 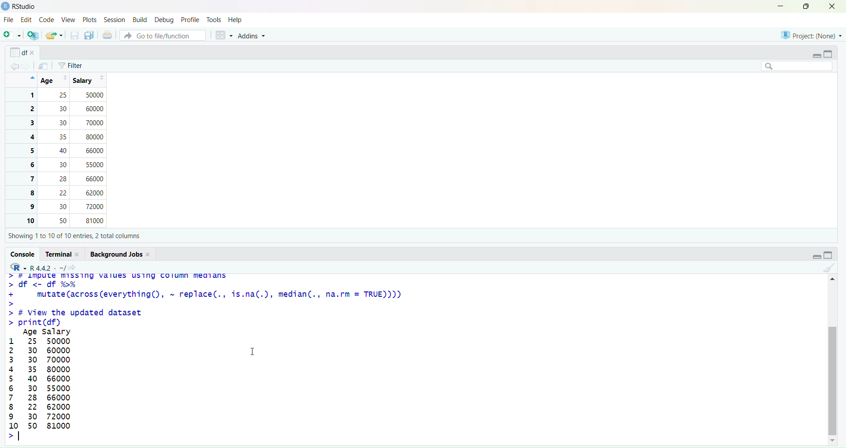 What do you see at coordinates (108, 36) in the screenshot?
I see `print the current file` at bounding box center [108, 36].